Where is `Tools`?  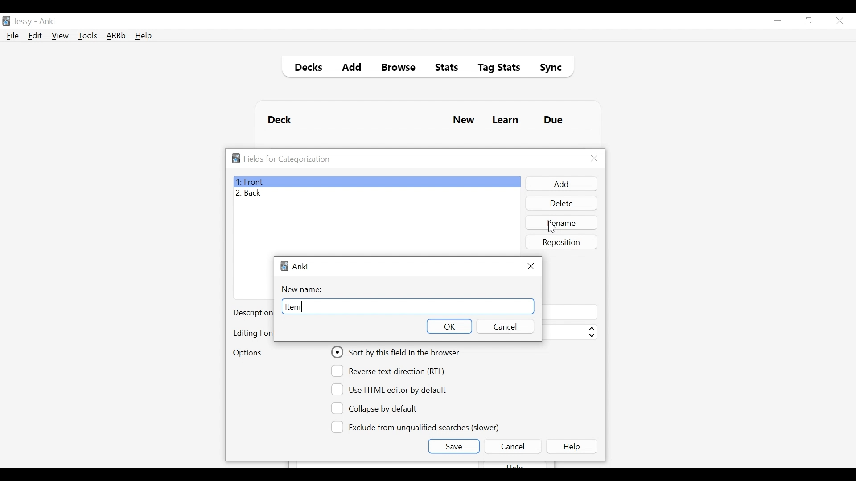 Tools is located at coordinates (87, 35).